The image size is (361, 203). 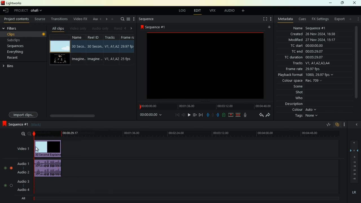 What do you see at coordinates (230, 11) in the screenshot?
I see `audio` at bounding box center [230, 11].